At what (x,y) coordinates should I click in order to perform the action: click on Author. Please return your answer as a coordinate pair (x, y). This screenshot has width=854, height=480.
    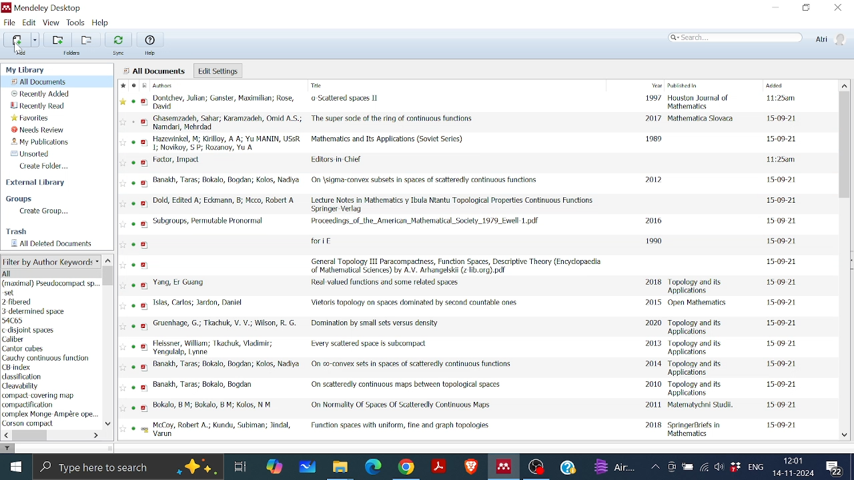
    Looking at the image, I should click on (228, 124).